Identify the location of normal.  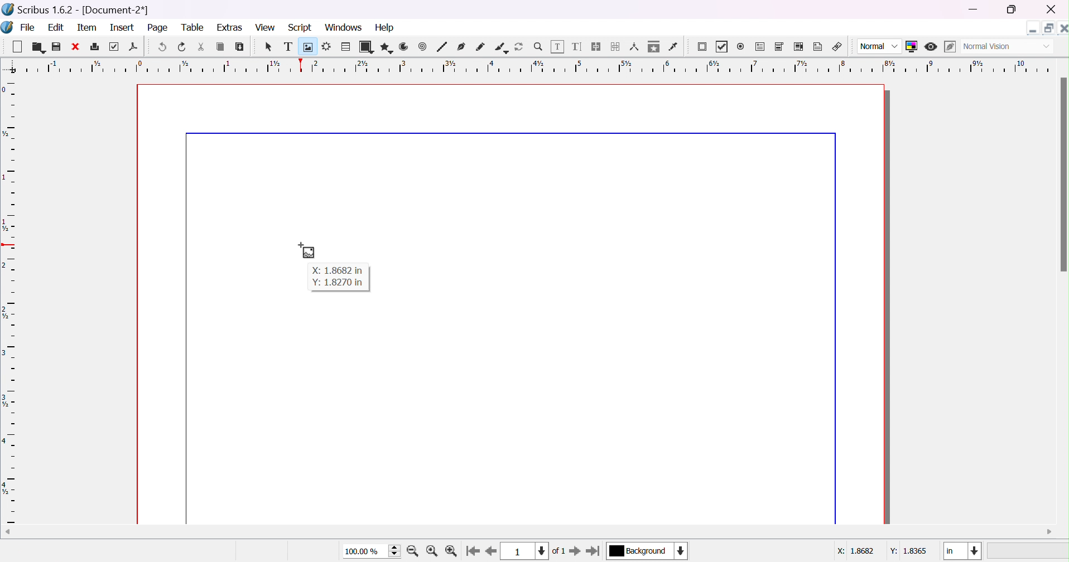
(880, 47).